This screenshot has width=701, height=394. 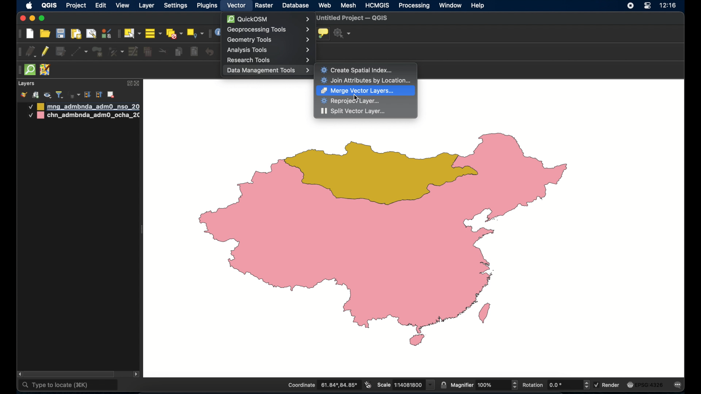 What do you see at coordinates (24, 95) in the screenshot?
I see `open layer styling panel` at bounding box center [24, 95].